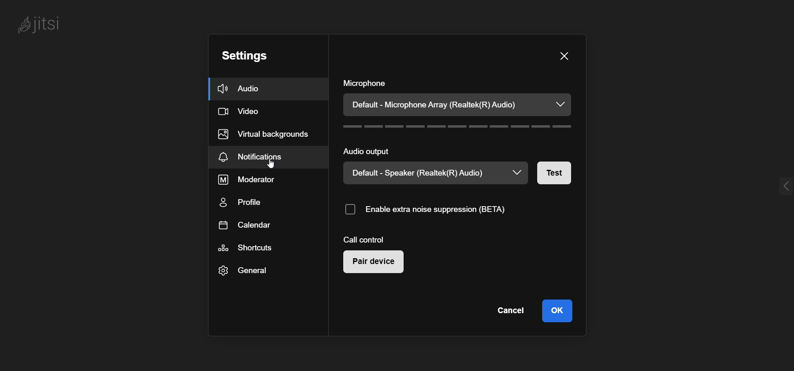 This screenshot has height=371, width=794. Describe the element at coordinates (555, 173) in the screenshot. I see `test` at that location.